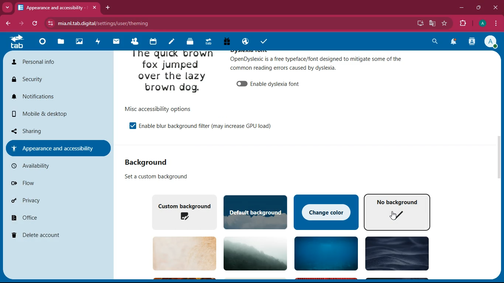 The width and height of the screenshot is (504, 283). What do you see at coordinates (173, 74) in the screenshot?
I see `image` at bounding box center [173, 74].